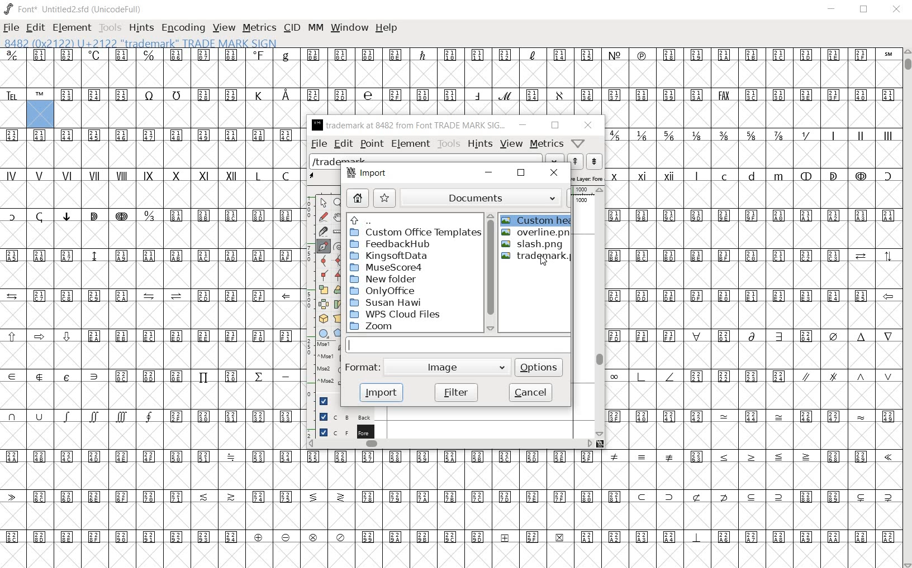 Image resolution: width=912 pixels, height=568 pixels. I want to click on Add a corner point, so click(323, 275).